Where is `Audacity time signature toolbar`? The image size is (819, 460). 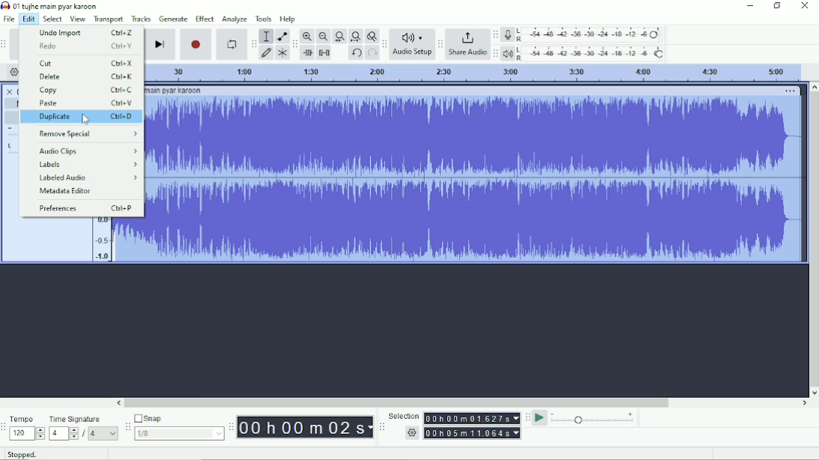
Audacity time signature toolbar is located at coordinates (5, 427).